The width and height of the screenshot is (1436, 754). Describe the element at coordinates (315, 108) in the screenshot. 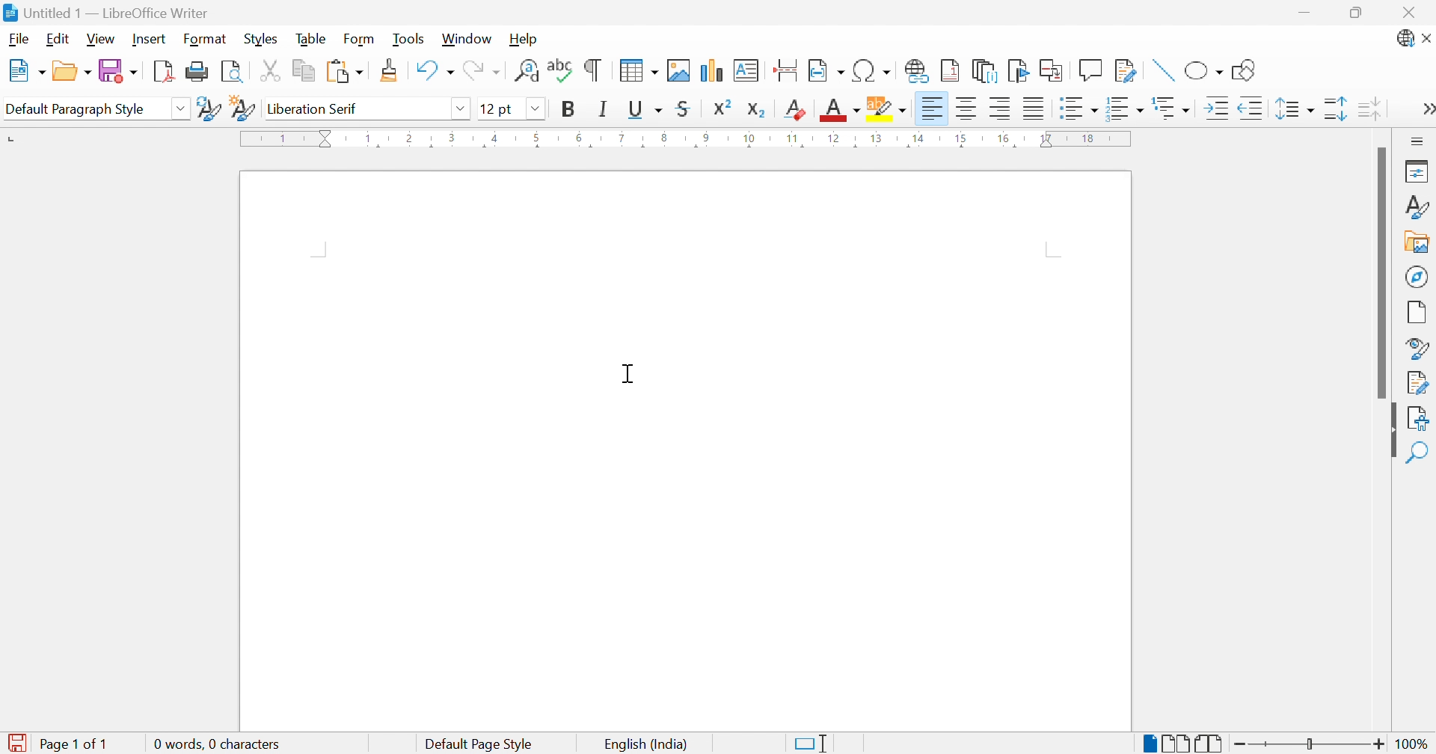

I see `Liberation serif` at that location.